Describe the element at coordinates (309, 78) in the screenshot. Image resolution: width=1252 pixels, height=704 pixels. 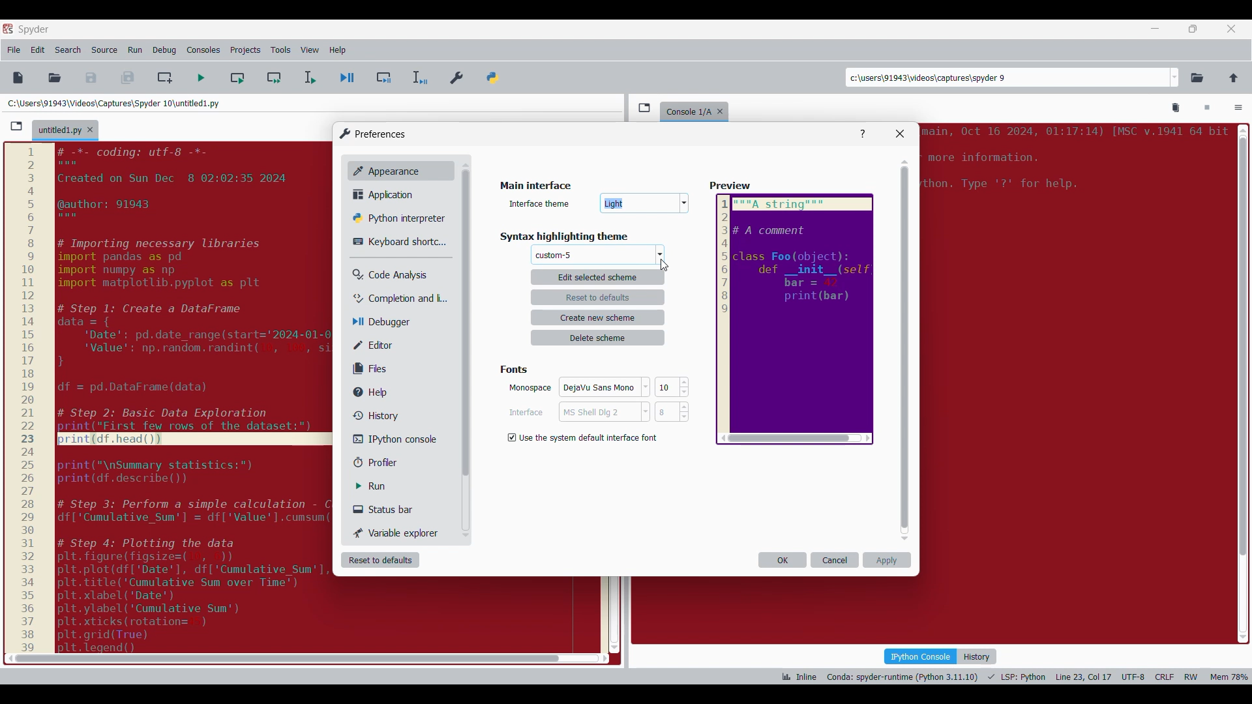
I see `Run selection/current line` at that location.